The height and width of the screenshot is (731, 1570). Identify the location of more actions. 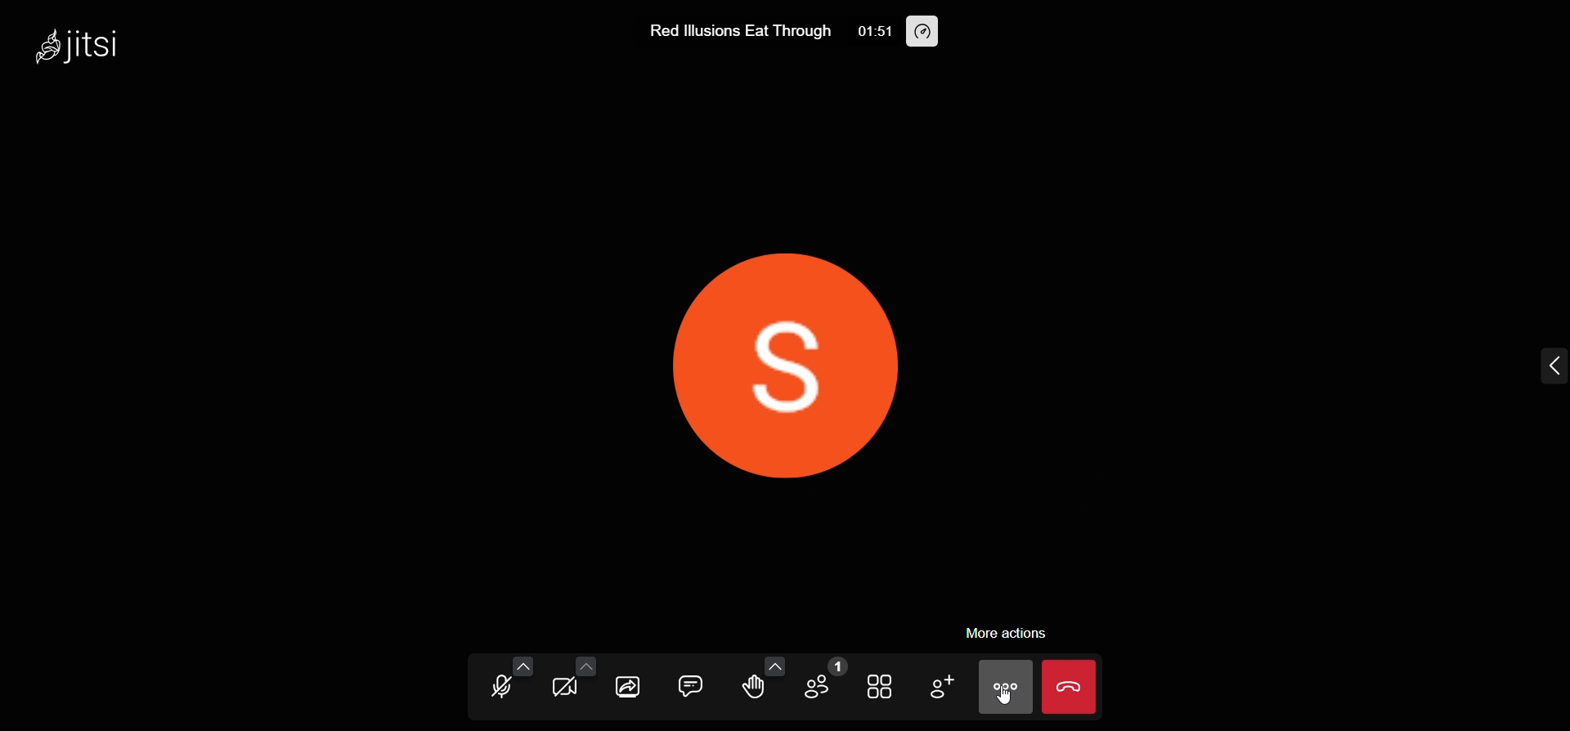
(1007, 632).